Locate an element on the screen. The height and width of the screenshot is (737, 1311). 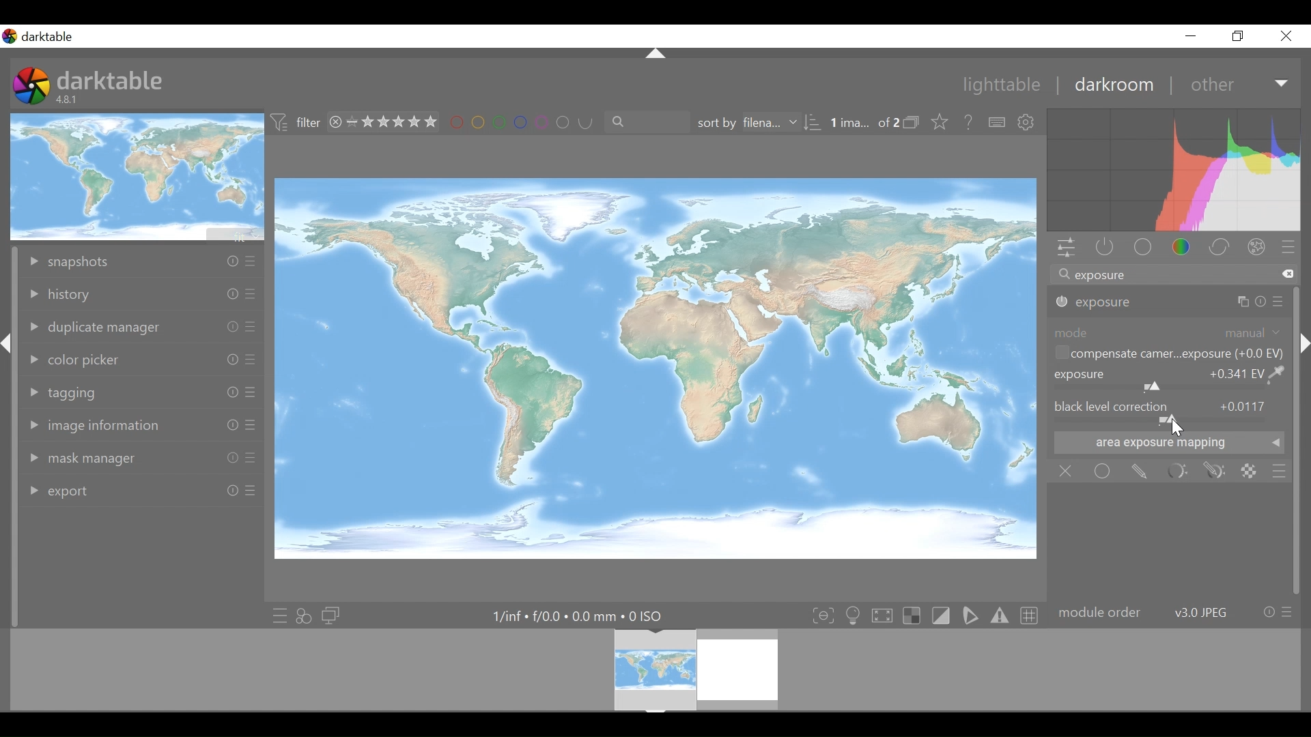
hide is located at coordinates (1303, 341).